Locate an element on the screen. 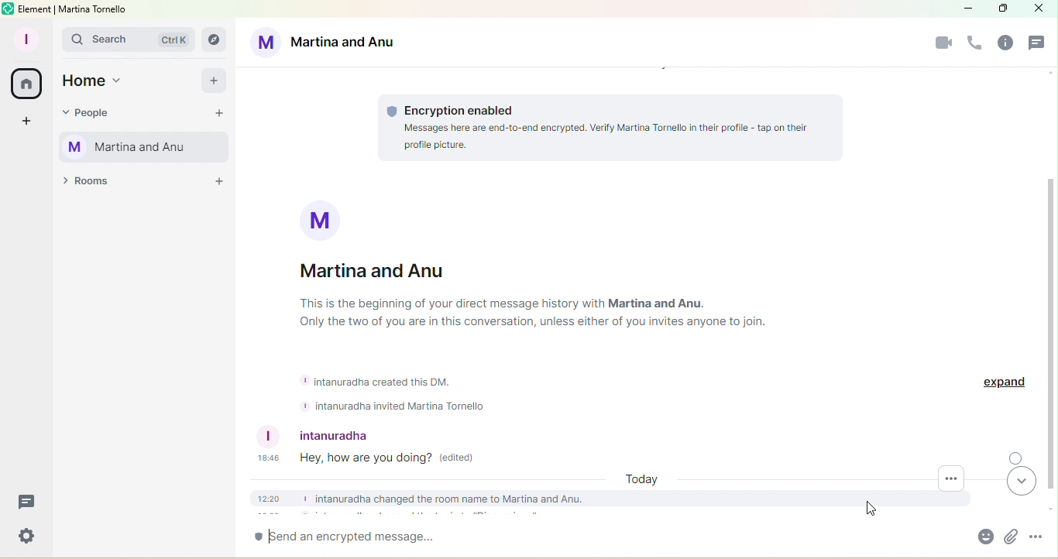 The image size is (1058, 559). Search bar is located at coordinates (128, 41).